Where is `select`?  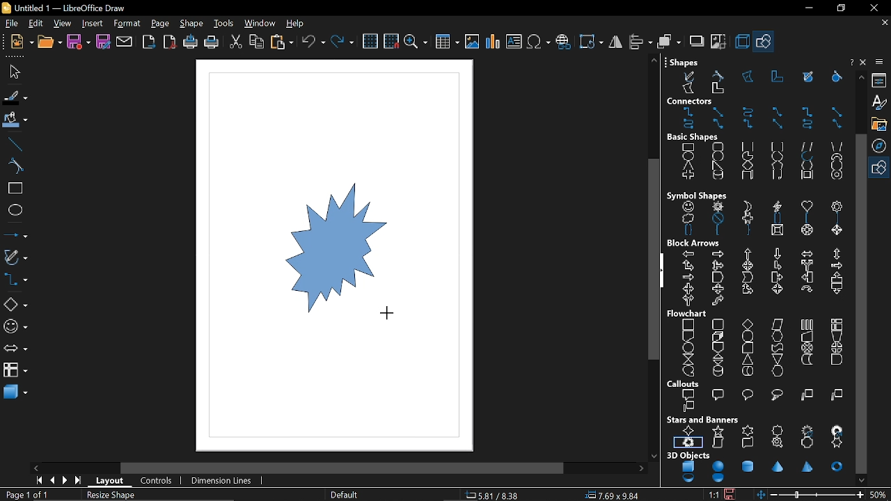 select is located at coordinates (13, 72).